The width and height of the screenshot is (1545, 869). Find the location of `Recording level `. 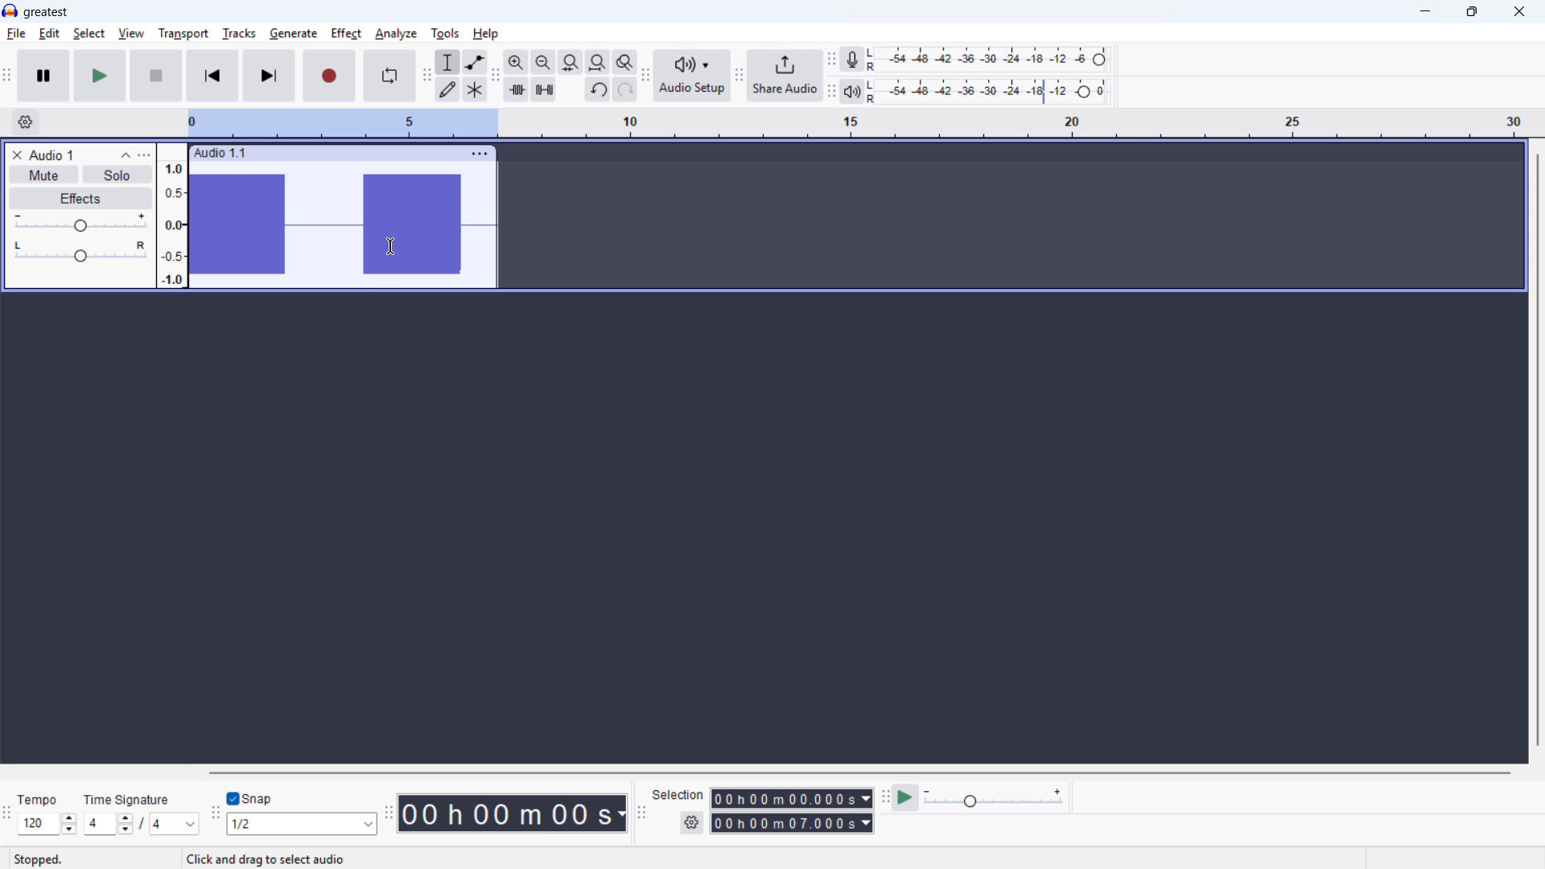

Recording level  is located at coordinates (992, 60).